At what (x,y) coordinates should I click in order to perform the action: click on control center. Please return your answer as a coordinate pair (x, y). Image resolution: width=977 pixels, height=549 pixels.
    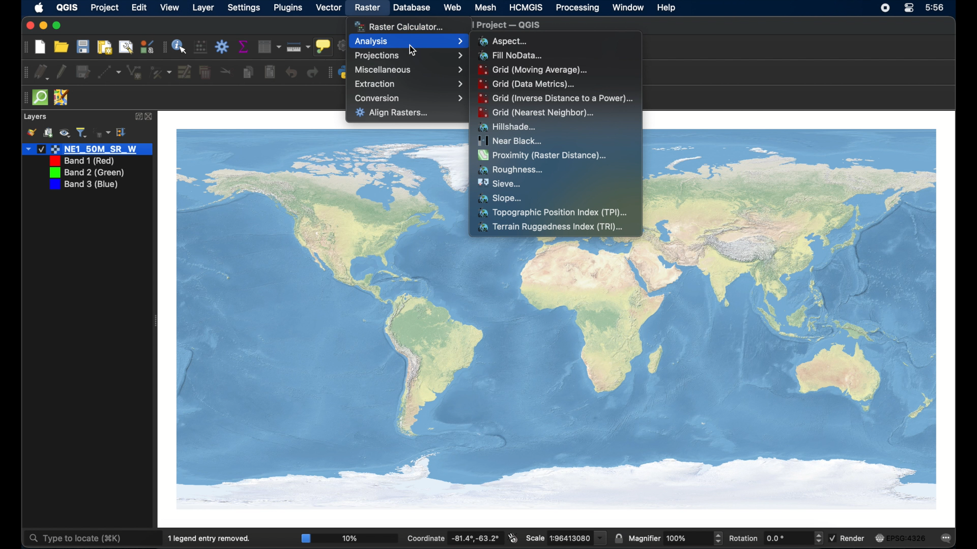
    Looking at the image, I should click on (910, 9).